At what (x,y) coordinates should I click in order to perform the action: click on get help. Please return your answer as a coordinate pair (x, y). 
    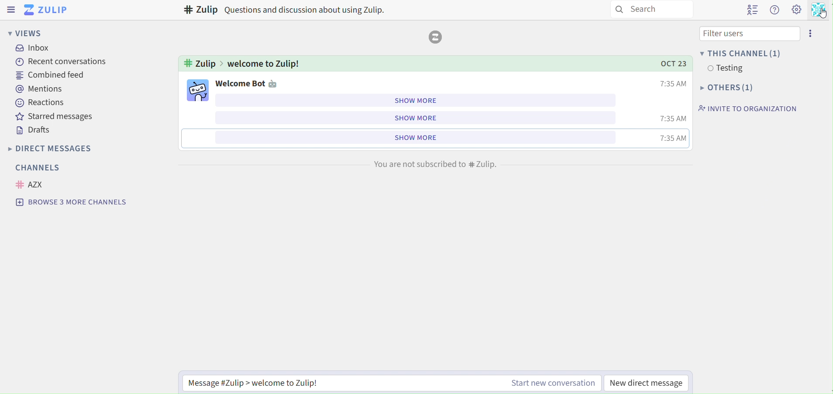
    Looking at the image, I should click on (775, 11).